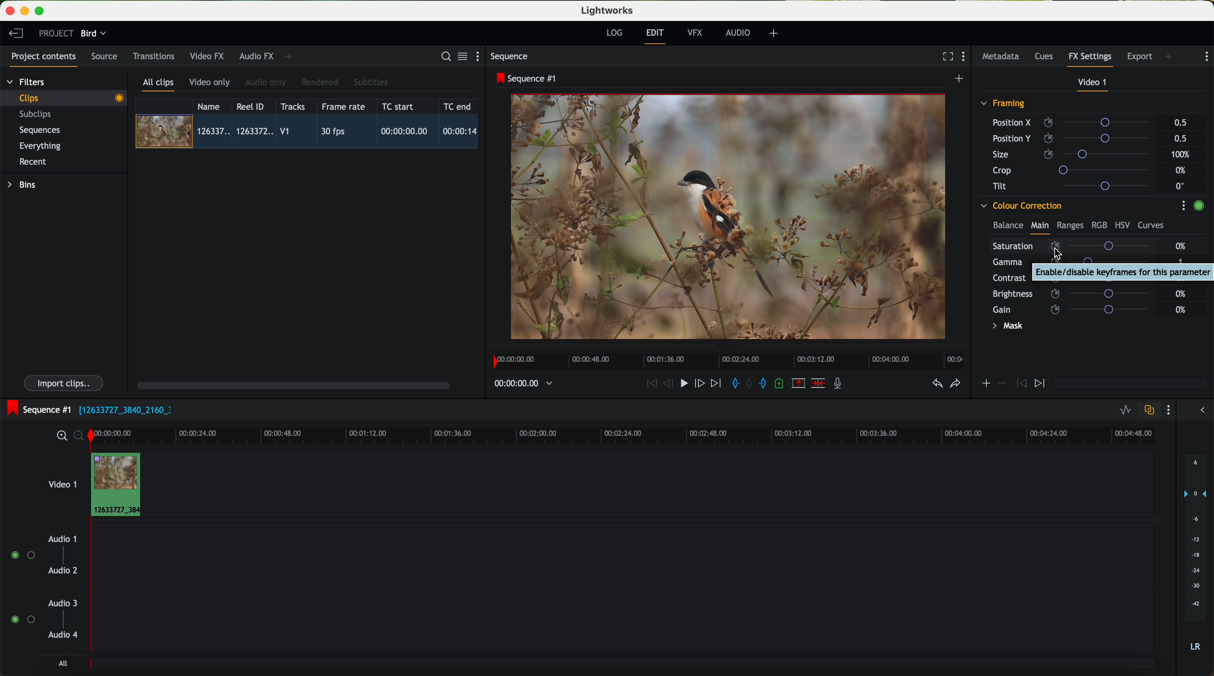 The height and width of the screenshot is (676, 1214). I want to click on create a new sequence, so click(960, 79).